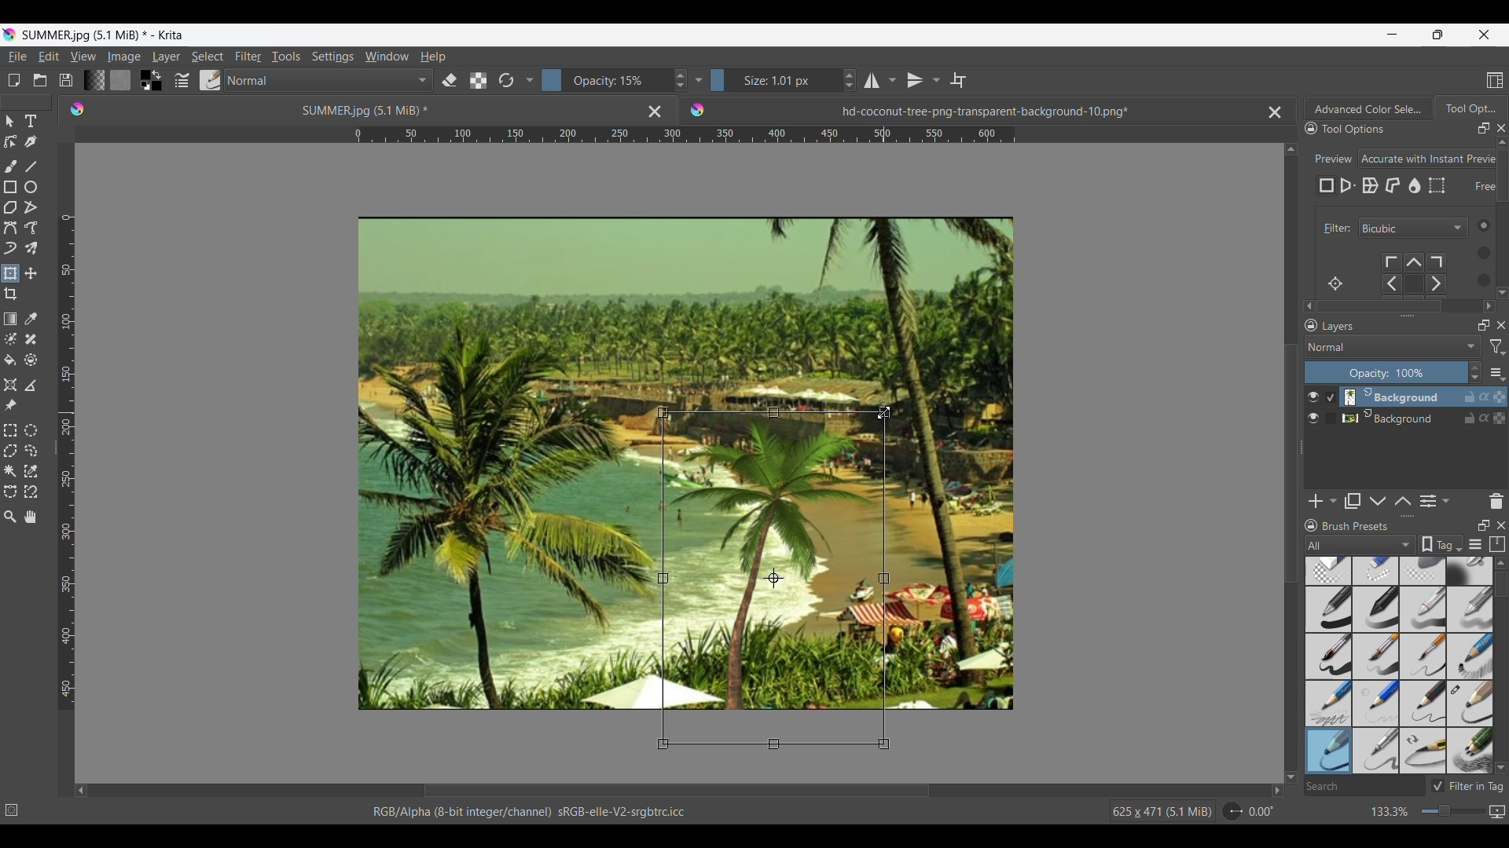 This screenshot has width=1509, height=848. Describe the element at coordinates (1497, 372) in the screenshot. I see `Thumbnail size options` at that location.